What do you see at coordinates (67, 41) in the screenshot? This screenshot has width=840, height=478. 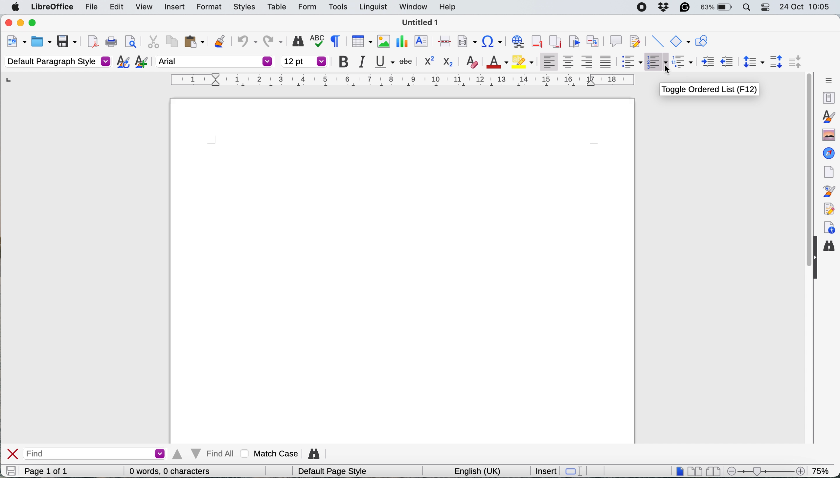 I see `save` at bounding box center [67, 41].